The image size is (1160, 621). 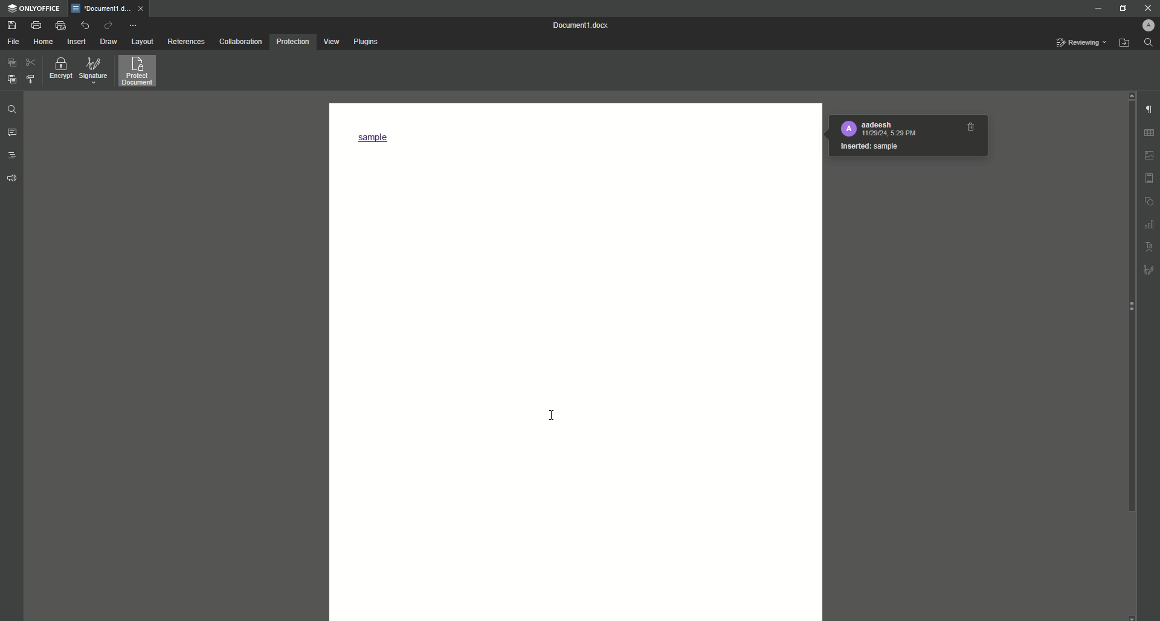 I want to click on More Options, so click(x=134, y=24).